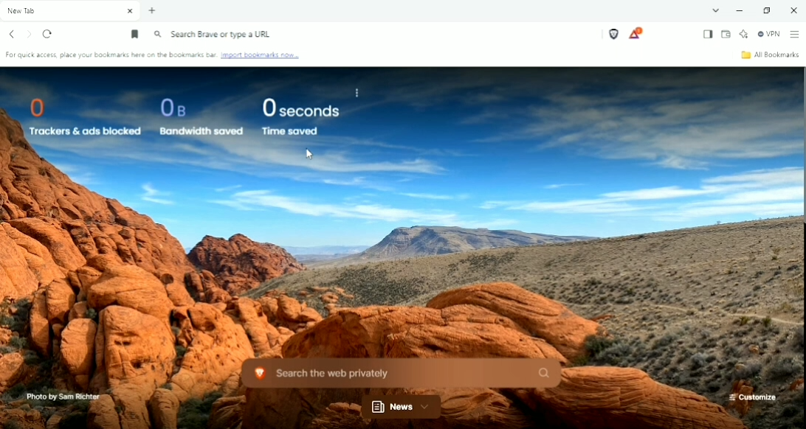  Describe the element at coordinates (402, 407) in the screenshot. I see `News` at that location.